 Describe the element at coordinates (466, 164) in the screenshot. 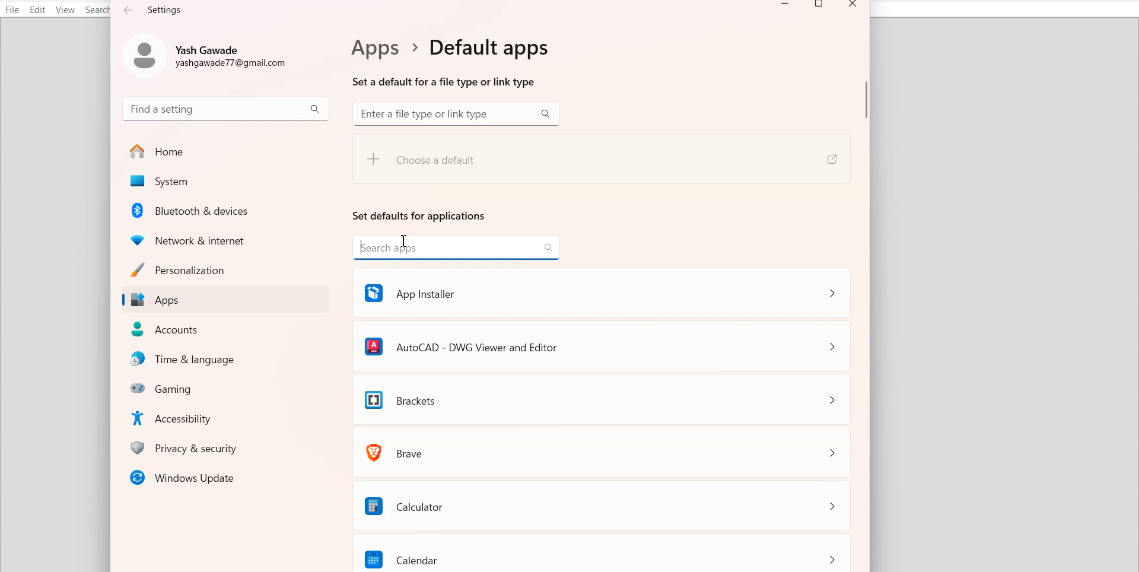

I see `Choose a default` at that location.